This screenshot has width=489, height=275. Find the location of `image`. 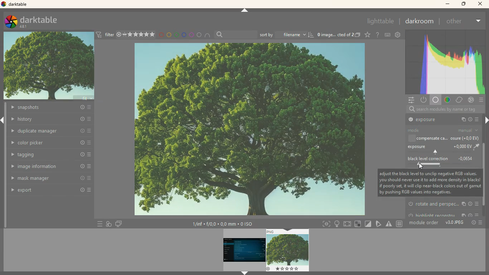

image is located at coordinates (287, 250).